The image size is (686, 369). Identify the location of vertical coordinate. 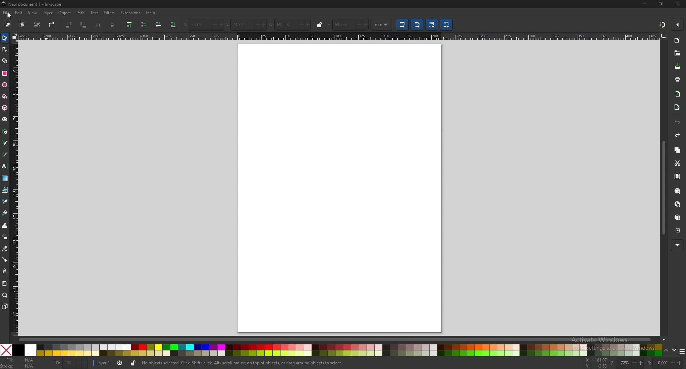
(236, 25).